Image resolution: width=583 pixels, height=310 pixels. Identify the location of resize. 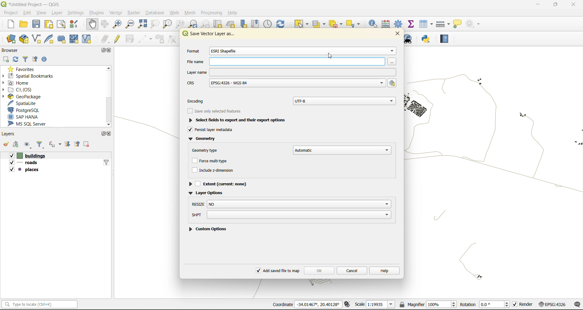
(291, 203).